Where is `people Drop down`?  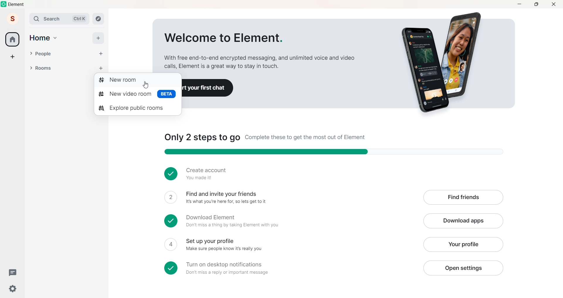
people Drop down is located at coordinates (31, 53).